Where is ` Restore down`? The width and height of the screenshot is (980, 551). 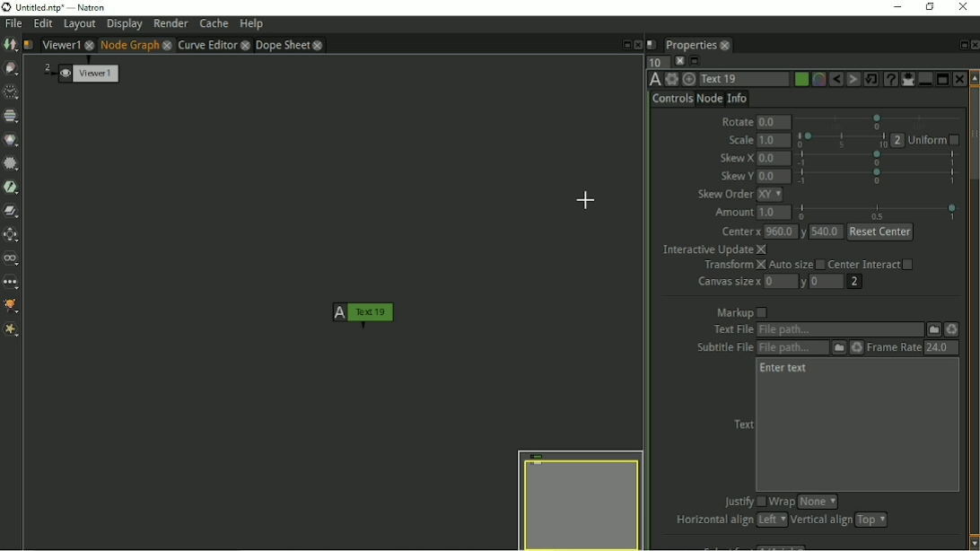  Restore down is located at coordinates (930, 7).